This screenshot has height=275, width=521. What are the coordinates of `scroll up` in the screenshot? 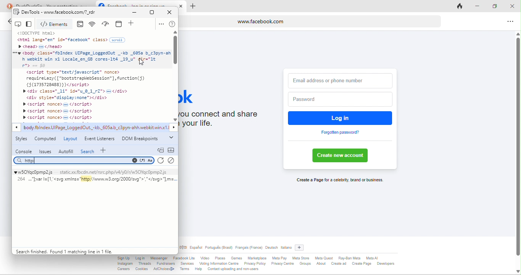 It's located at (516, 33).